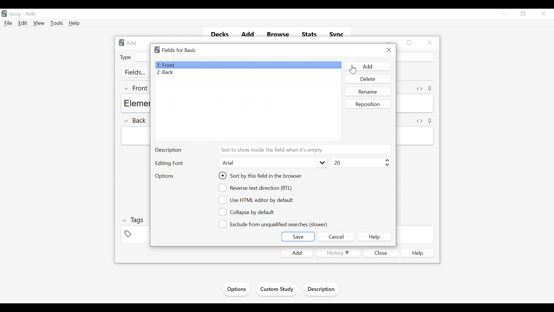 This screenshot has height=312, width=554. I want to click on Anki Desktop Icon, so click(4, 14).